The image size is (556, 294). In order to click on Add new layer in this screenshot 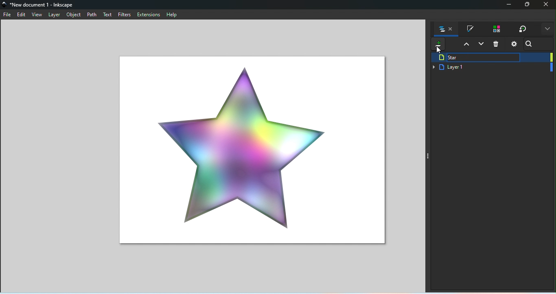, I will do `click(437, 45)`.